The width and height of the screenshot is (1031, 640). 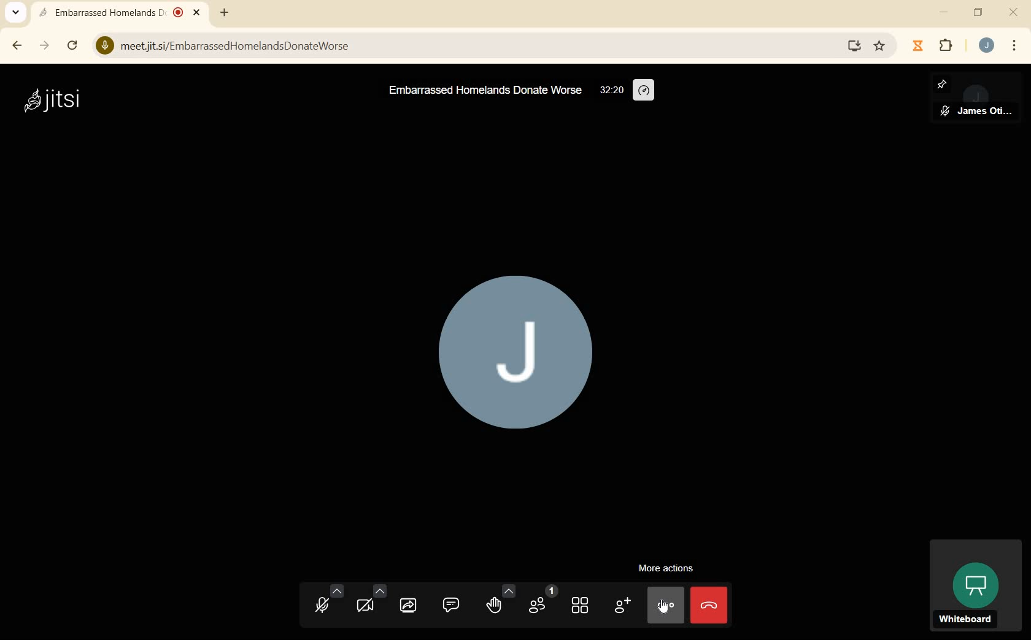 What do you see at coordinates (976, 99) in the screenshot?
I see `moderator screen pinned` at bounding box center [976, 99].